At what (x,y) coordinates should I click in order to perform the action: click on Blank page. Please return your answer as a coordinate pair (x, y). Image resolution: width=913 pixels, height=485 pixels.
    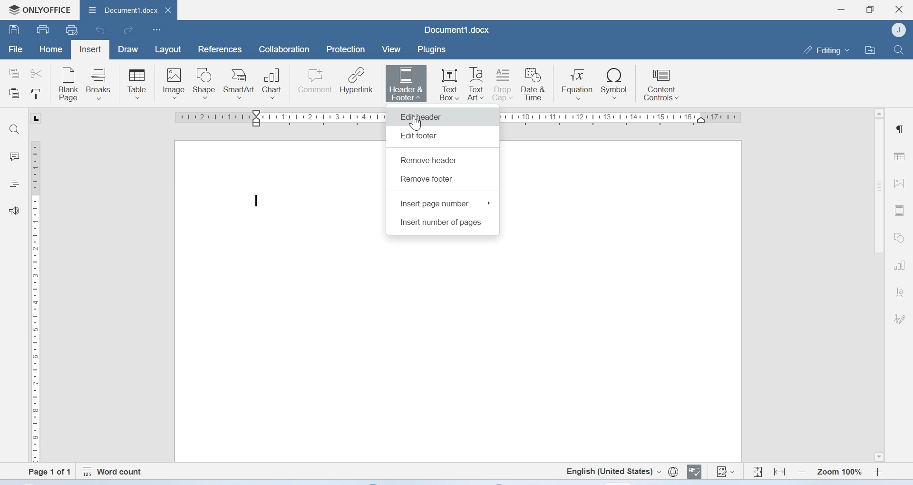
    Looking at the image, I should click on (69, 83).